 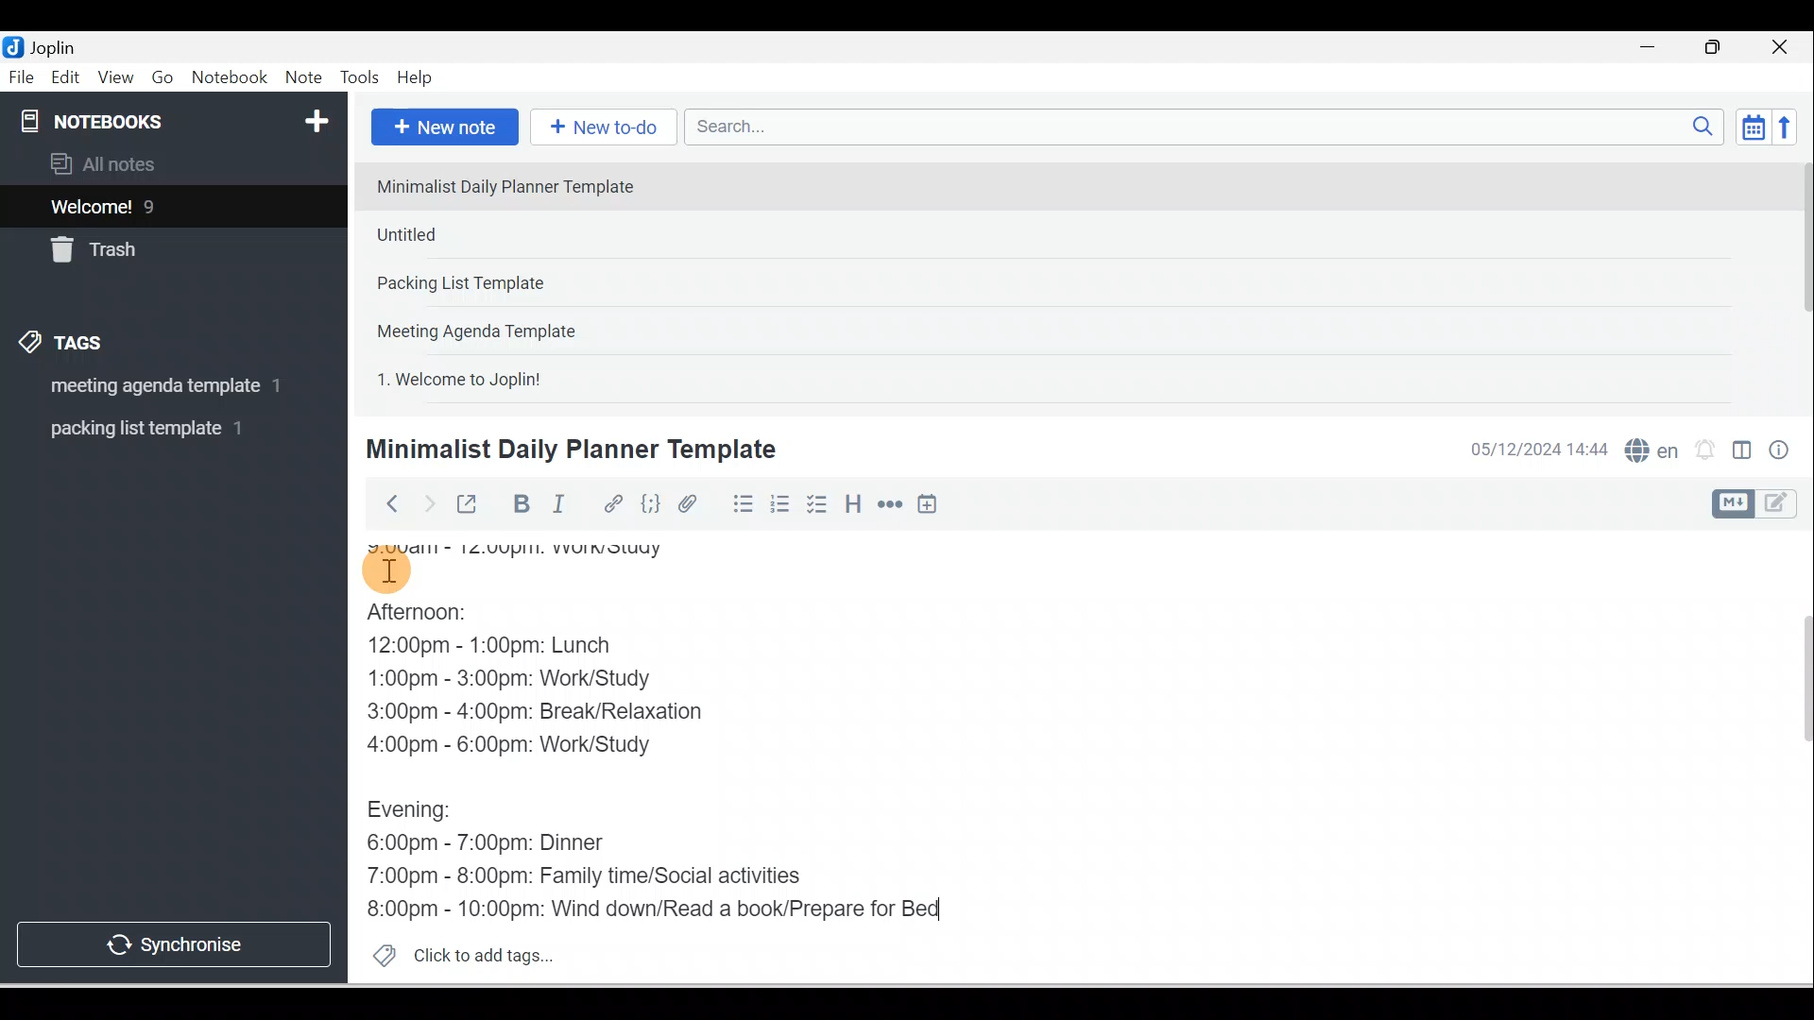 I want to click on 6:00pm - 7:00pm: Dinner, so click(x=500, y=842).